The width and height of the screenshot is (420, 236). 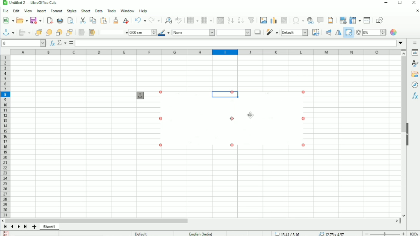 I want to click on Styles, so click(x=415, y=63).